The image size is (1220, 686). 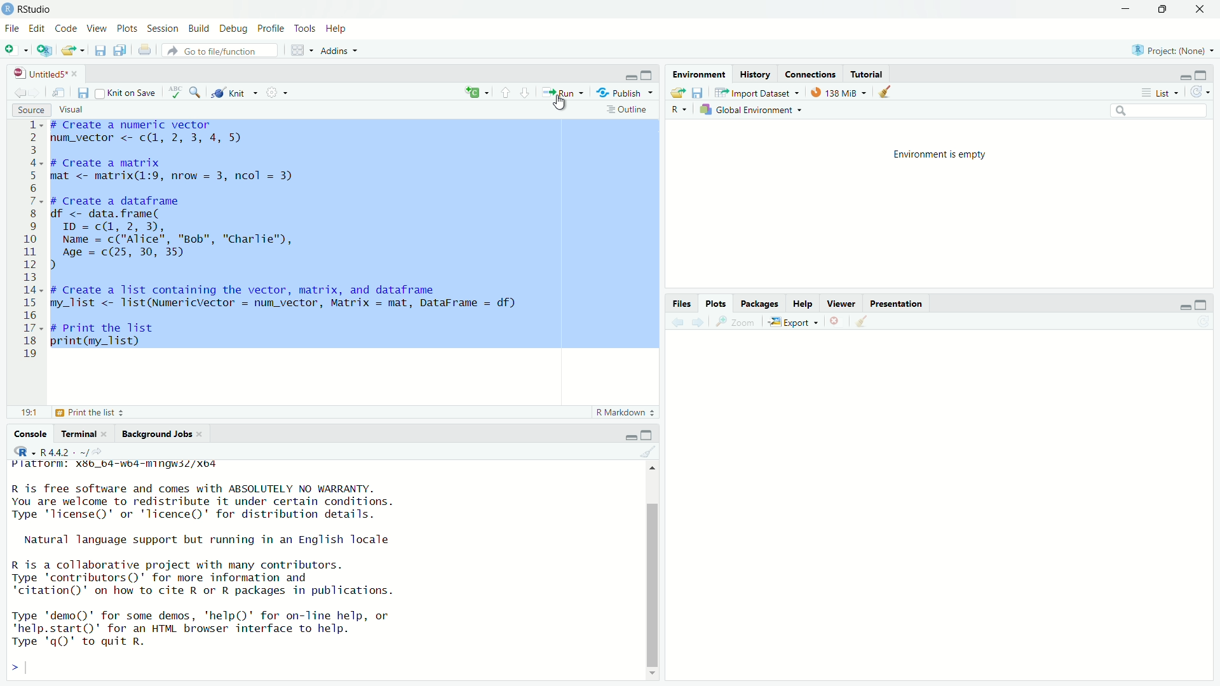 What do you see at coordinates (102, 413) in the screenshot?
I see `3 Print the list +` at bounding box center [102, 413].